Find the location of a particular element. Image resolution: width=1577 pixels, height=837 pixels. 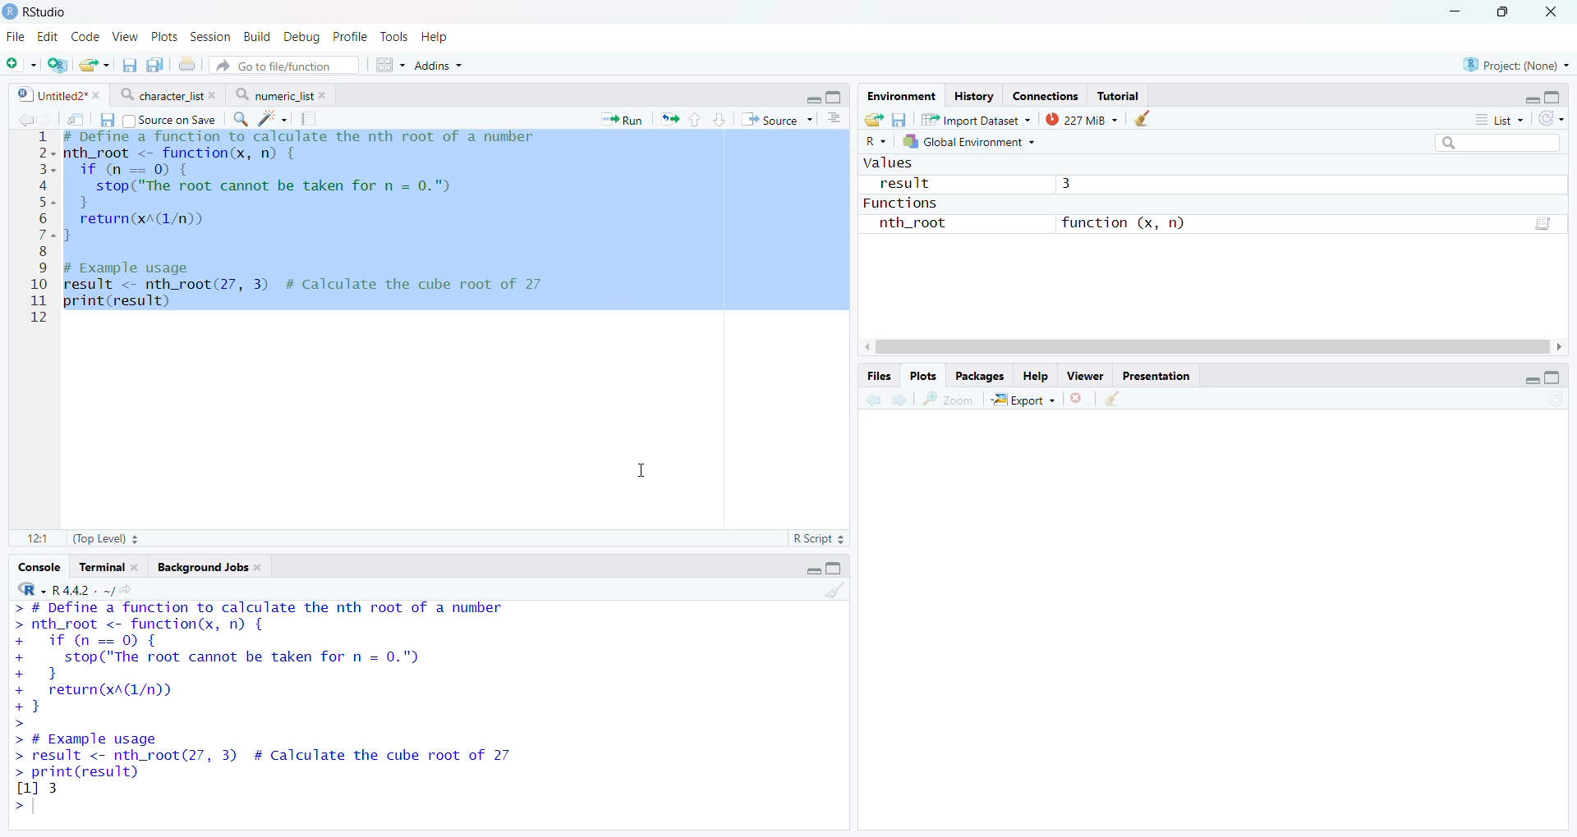

Clear is located at coordinates (1142, 118).